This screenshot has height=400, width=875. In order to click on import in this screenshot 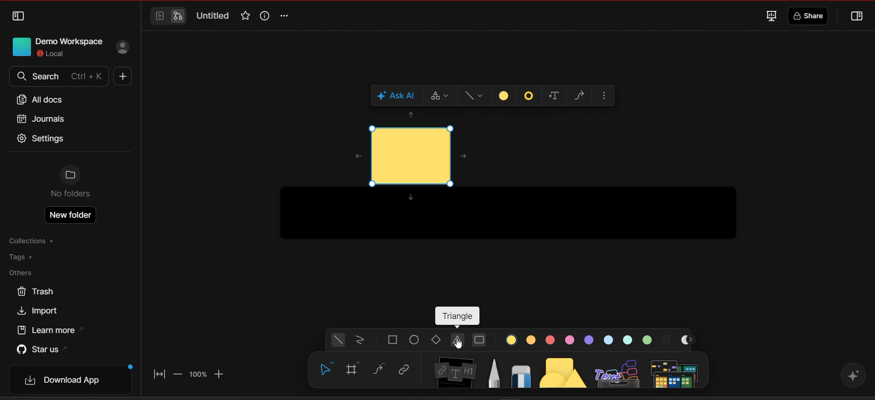, I will do `click(41, 311)`.